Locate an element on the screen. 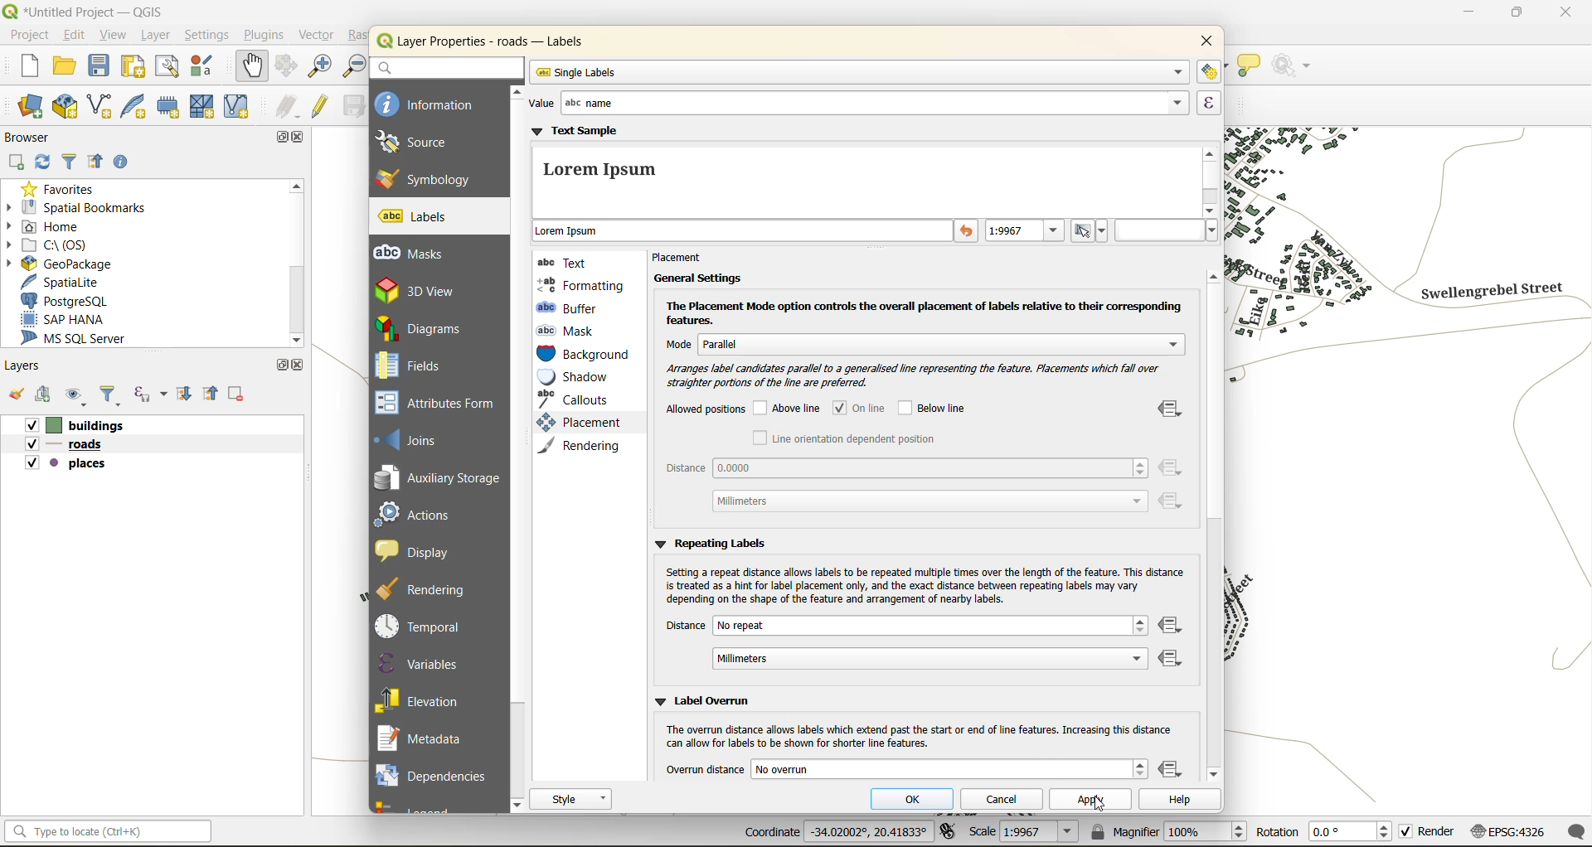 Image resolution: width=1592 pixels, height=847 pixels. data defined override is located at coordinates (1172, 457).